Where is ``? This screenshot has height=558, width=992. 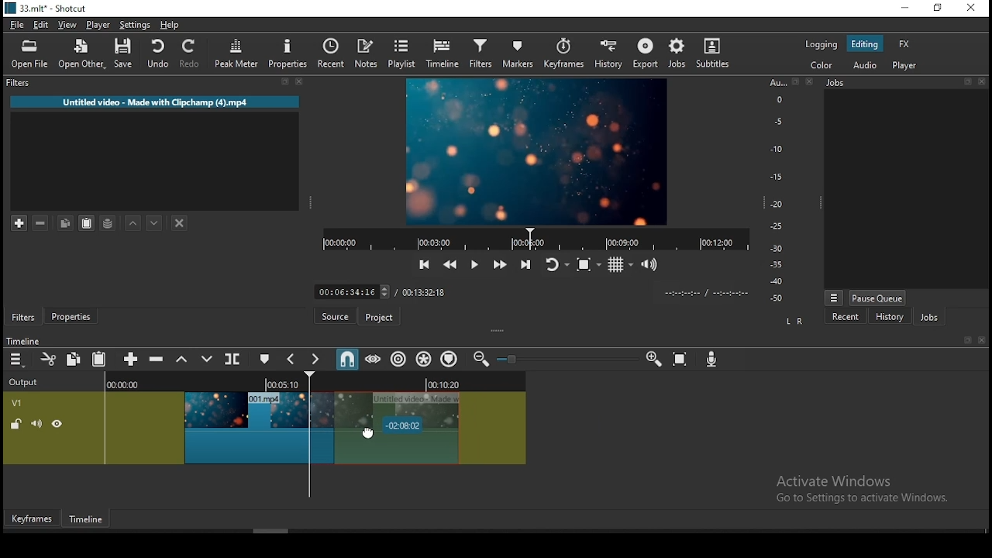
 is located at coordinates (808, 82).